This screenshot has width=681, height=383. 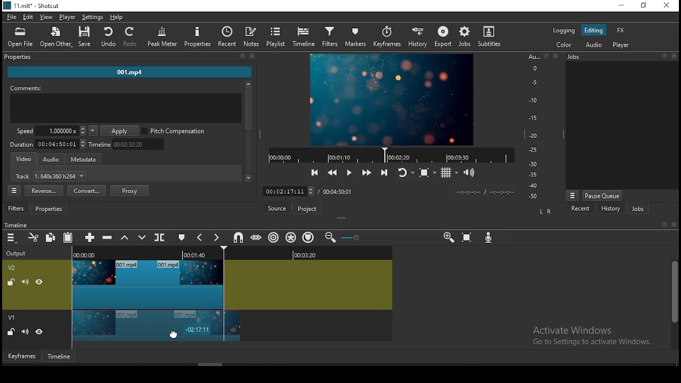 I want to click on TIME, so click(x=485, y=192).